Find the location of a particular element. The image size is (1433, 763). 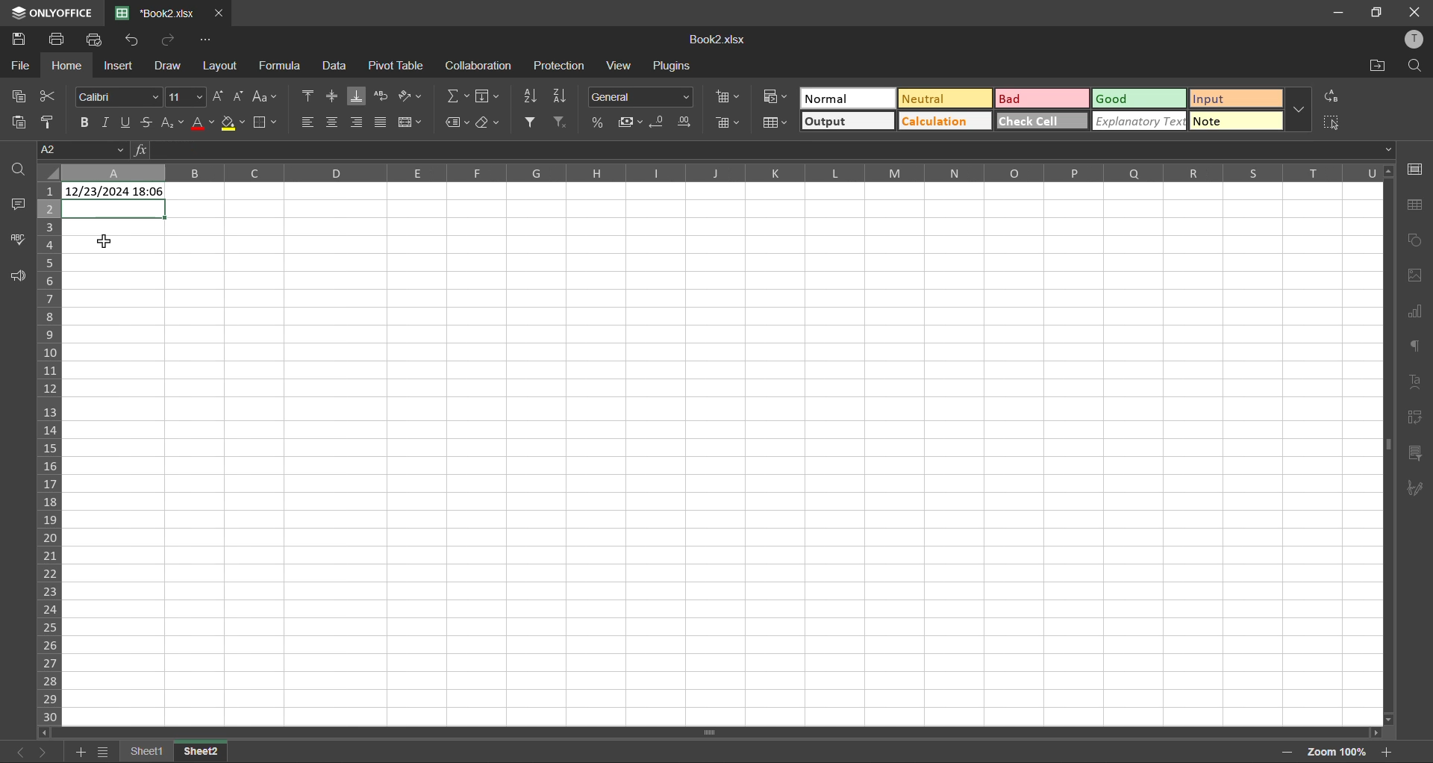

output is located at coordinates (846, 122).